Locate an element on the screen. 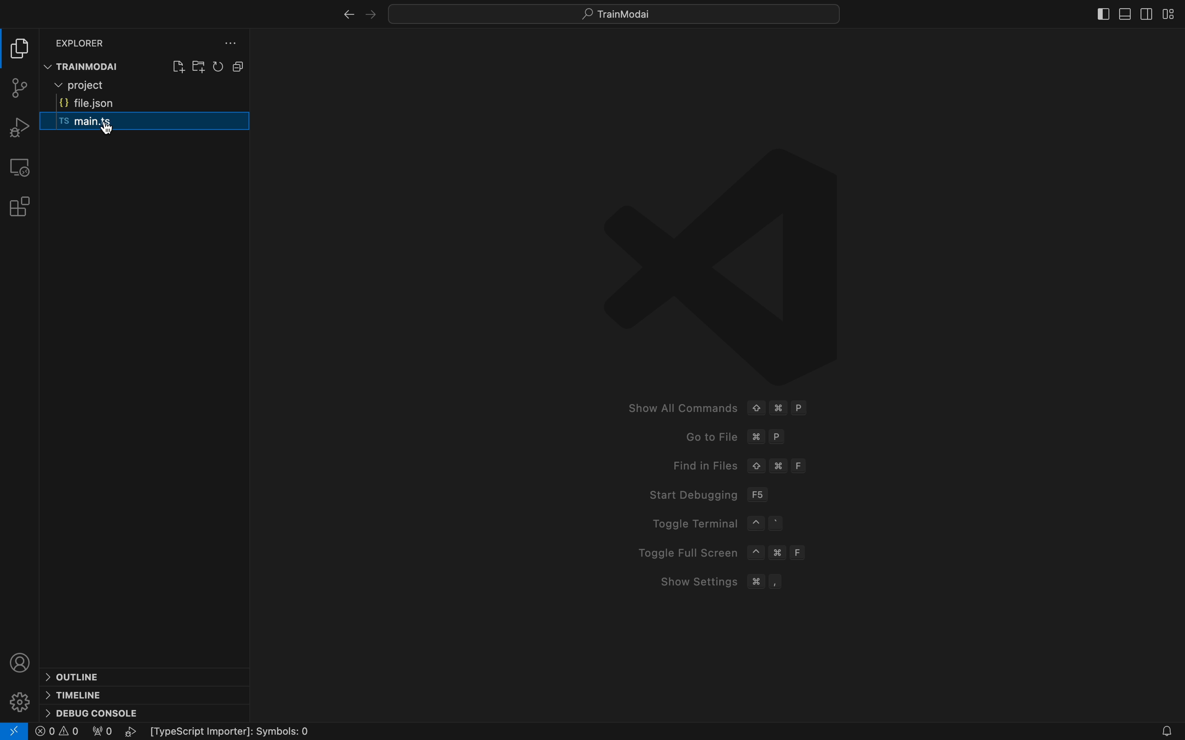  right arrow is located at coordinates (344, 13).